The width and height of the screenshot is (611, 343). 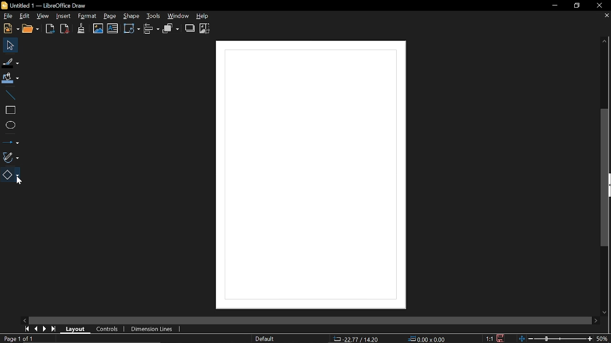 I want to click on View, so click(x=43, y=16).